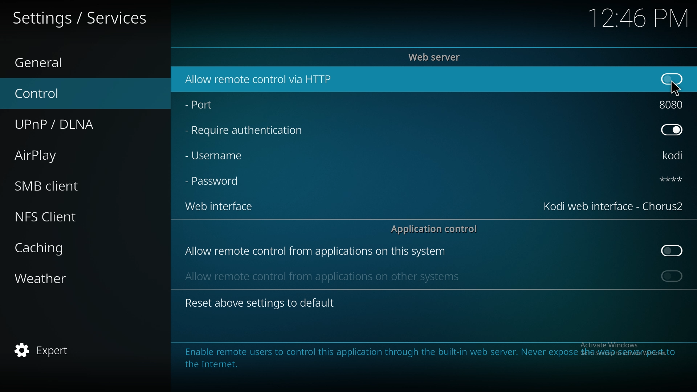 This screenshot has height=392, width=697. What do you see at coordinates (215, 156) in the screenshot?
I see `username` at bounding box center [215, 156].